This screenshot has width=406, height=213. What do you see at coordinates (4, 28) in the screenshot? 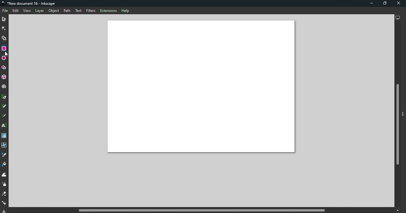
I see `Node tool` at bounding box center [4, 28].